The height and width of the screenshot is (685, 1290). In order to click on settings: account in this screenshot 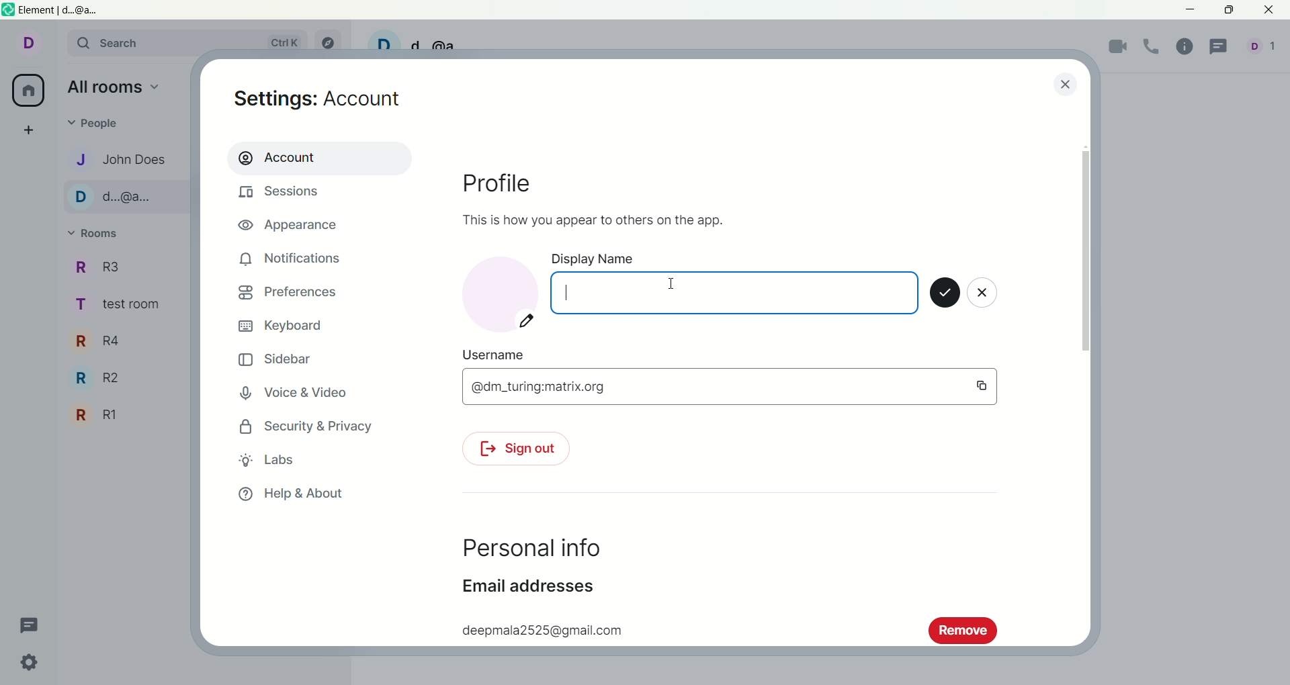, I will do `click(322, 101)`.